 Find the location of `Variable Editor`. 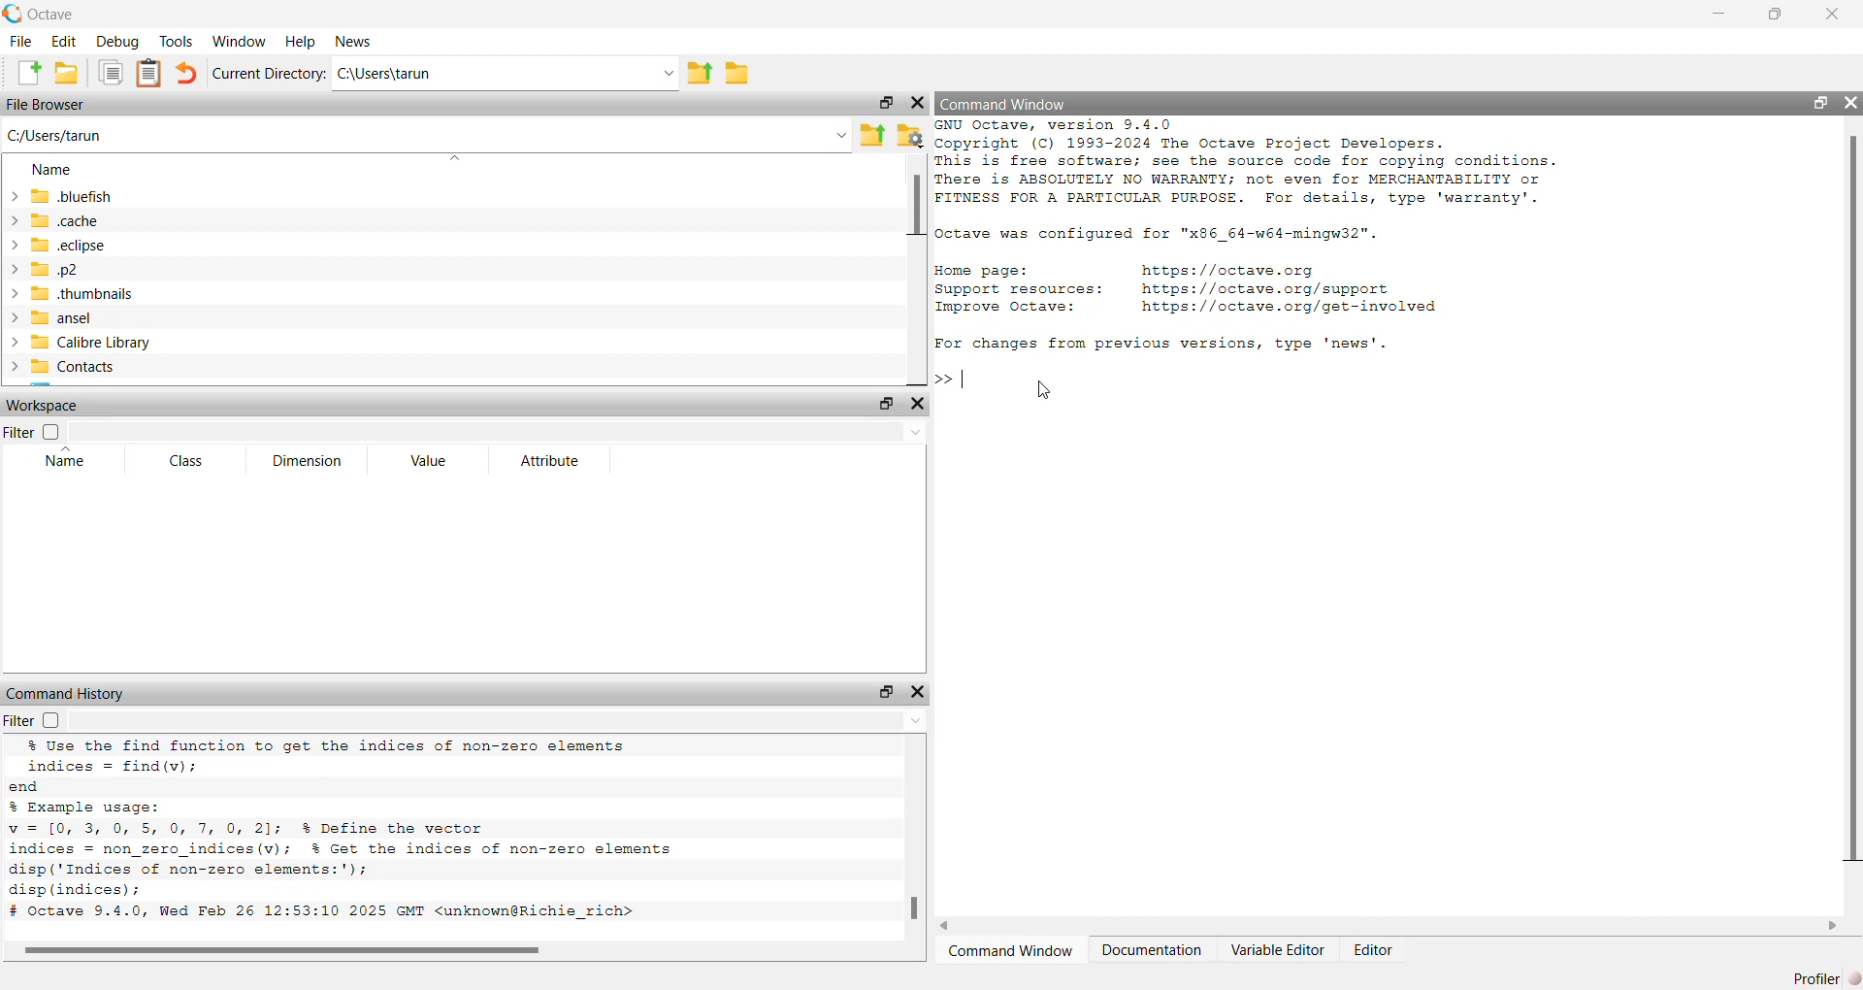

Variable Editor is located at coordinates (1276, 951).